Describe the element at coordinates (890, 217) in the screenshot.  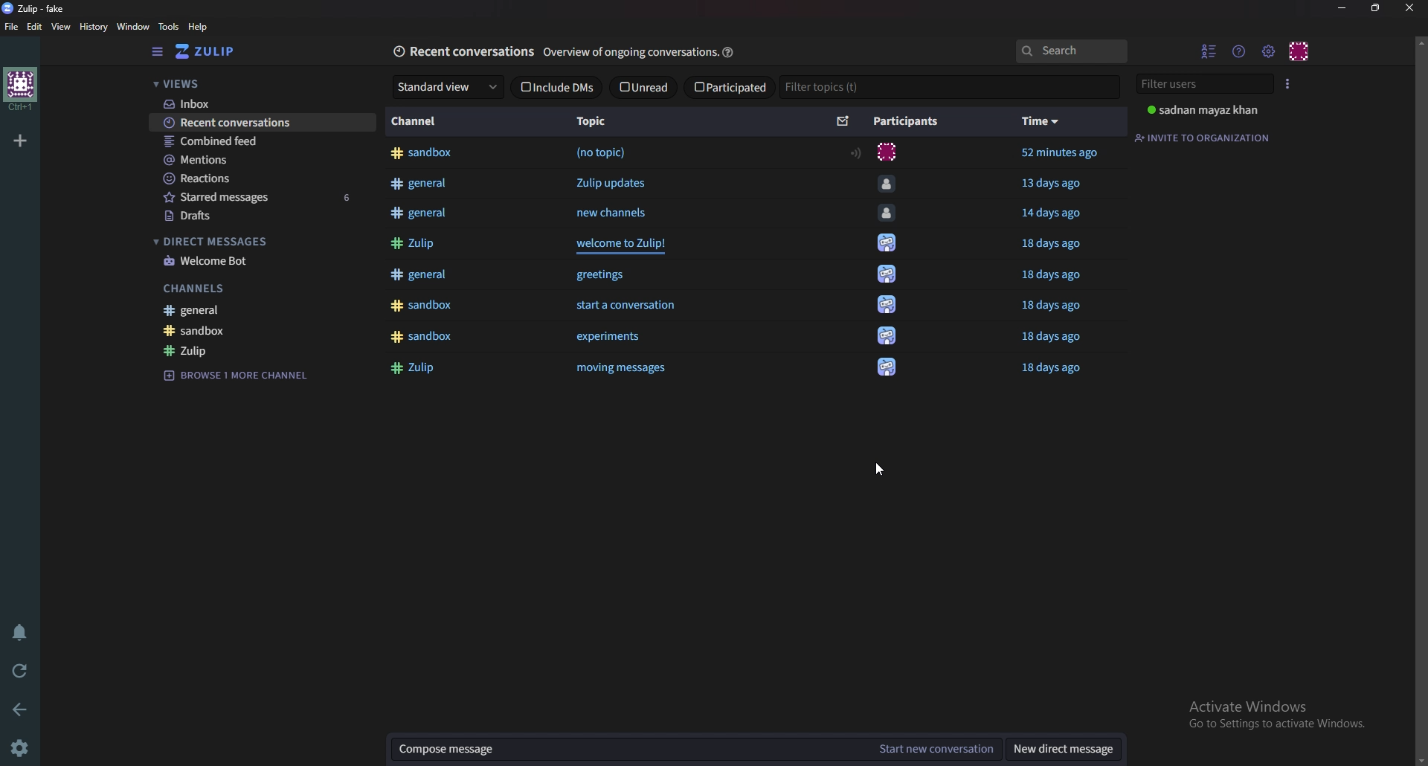
I see `icon` at that location.